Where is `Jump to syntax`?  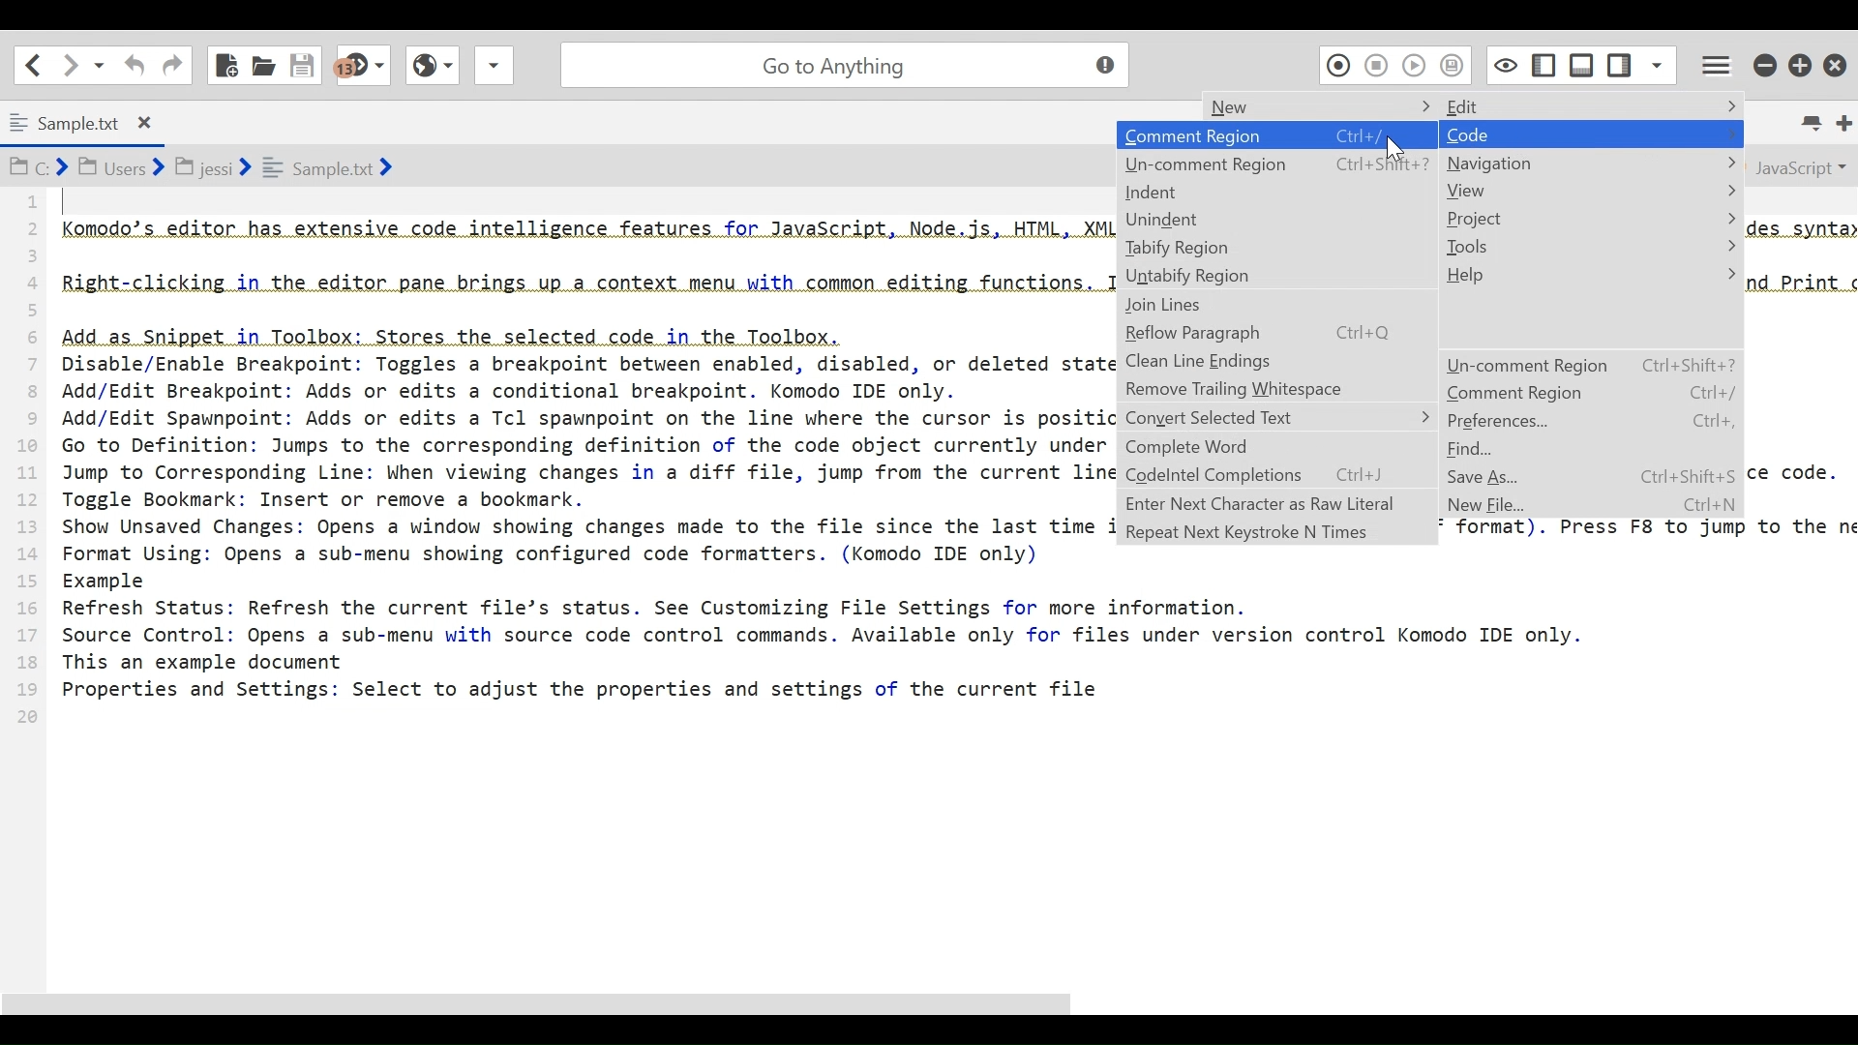 Jump to syntax is located at coordinates (365, 66).